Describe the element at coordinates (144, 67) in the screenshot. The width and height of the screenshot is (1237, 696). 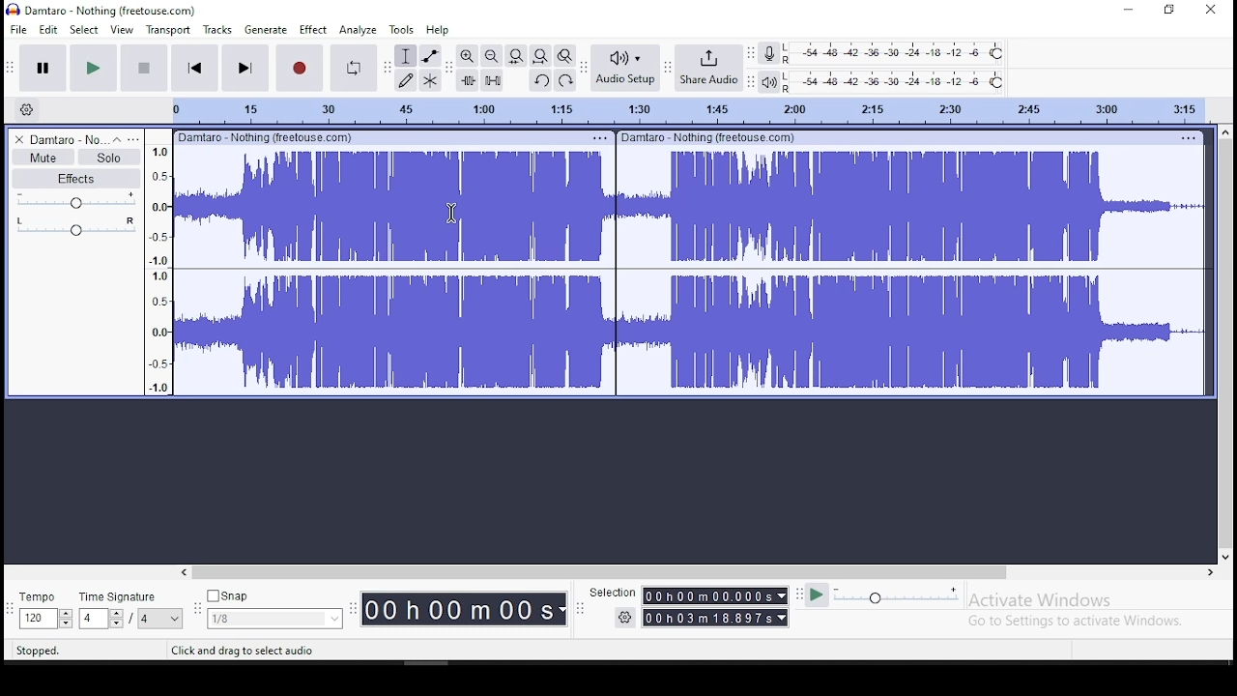
I see `stop` at that location.